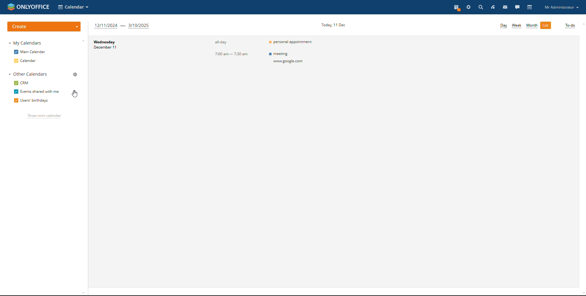  I want to click on main calendar, so click(29, 52).